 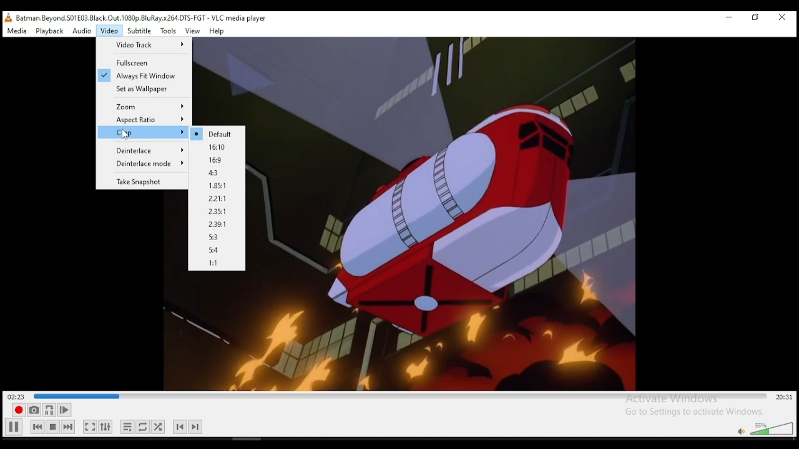 What do you see at coordinates (216, 186) in the screenshot?
I see `1.85:1` at bounding box center [216, 186].